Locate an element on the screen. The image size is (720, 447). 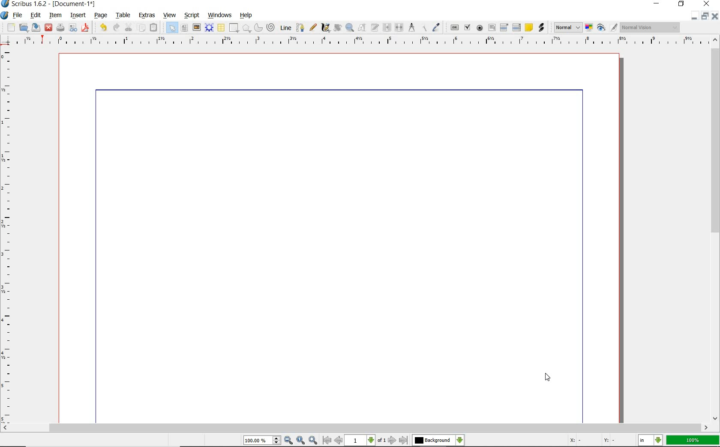
toggle color management is located at coordinates (589, 27).